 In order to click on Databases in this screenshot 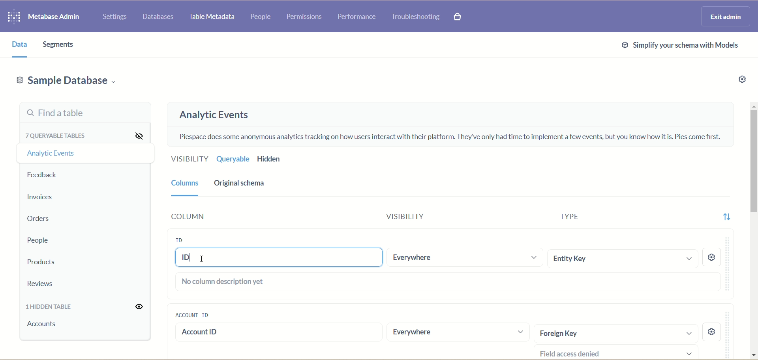, I will do `click(158, 18)`.